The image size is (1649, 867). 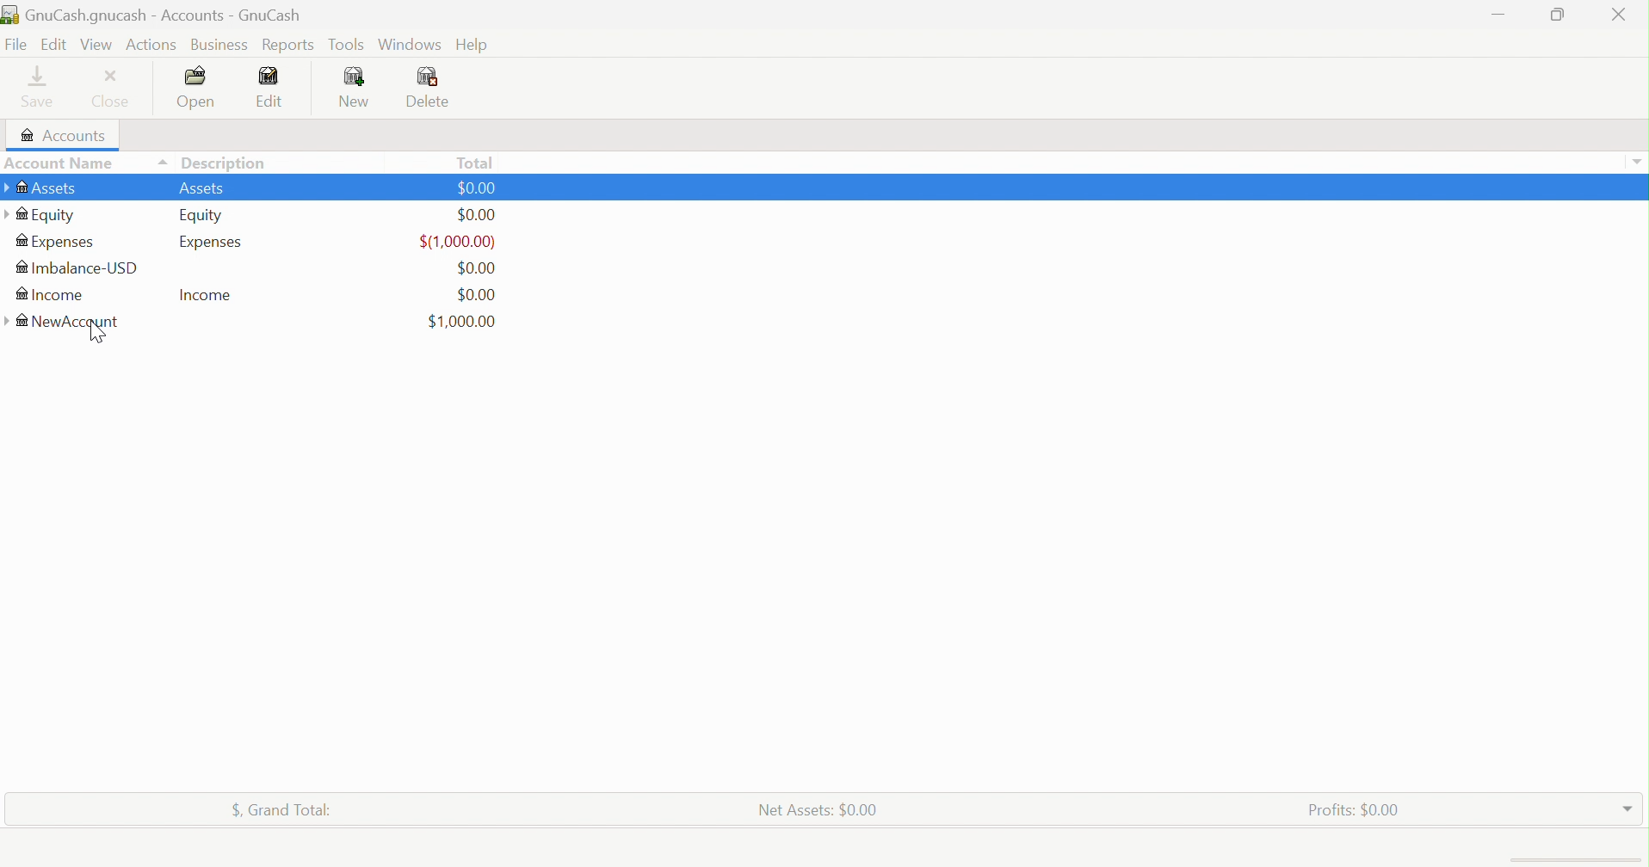 I want to click on File, so click(x=16, y=45).